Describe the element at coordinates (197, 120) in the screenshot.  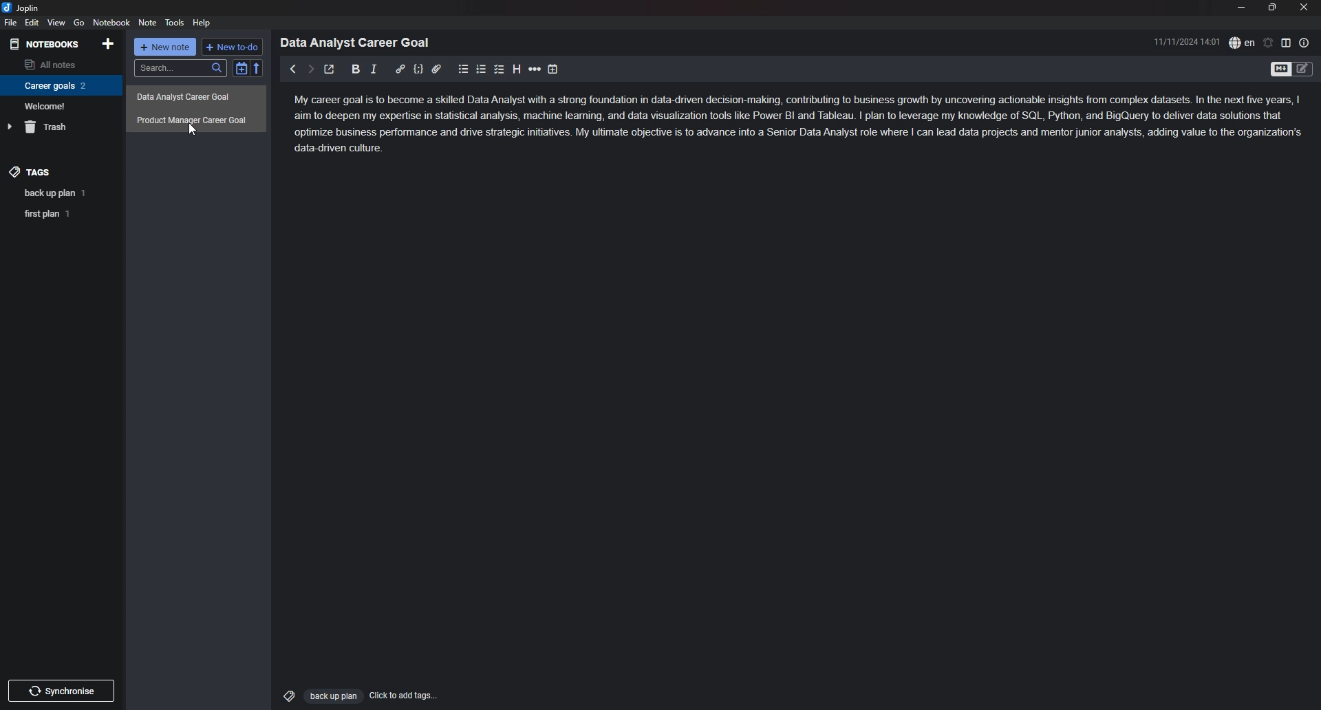
I see `Product Manager Career Goal` at that location.